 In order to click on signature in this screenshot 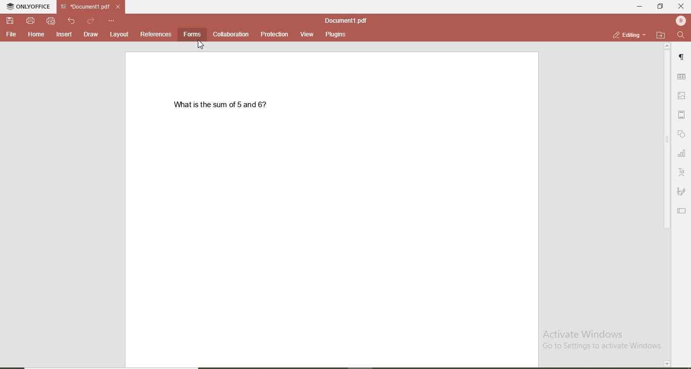, I will do `click(682, 193)`.